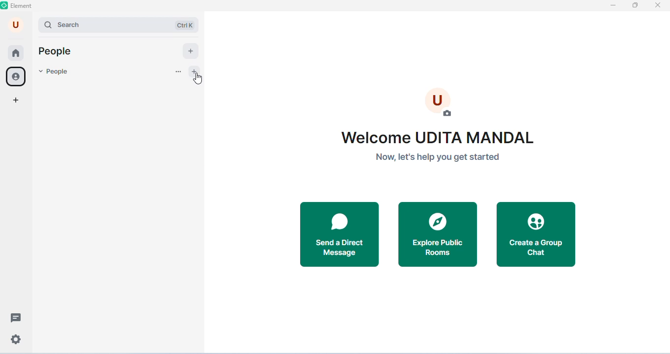  I want to click on close, so click(657, 5).